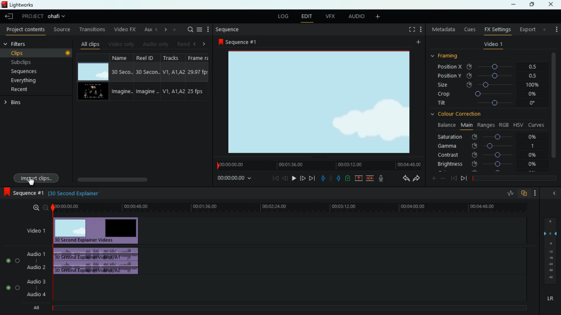 Image resolution: width=561 pixels, height=315 pixels. I want to click on hsv, so click(518, 125).